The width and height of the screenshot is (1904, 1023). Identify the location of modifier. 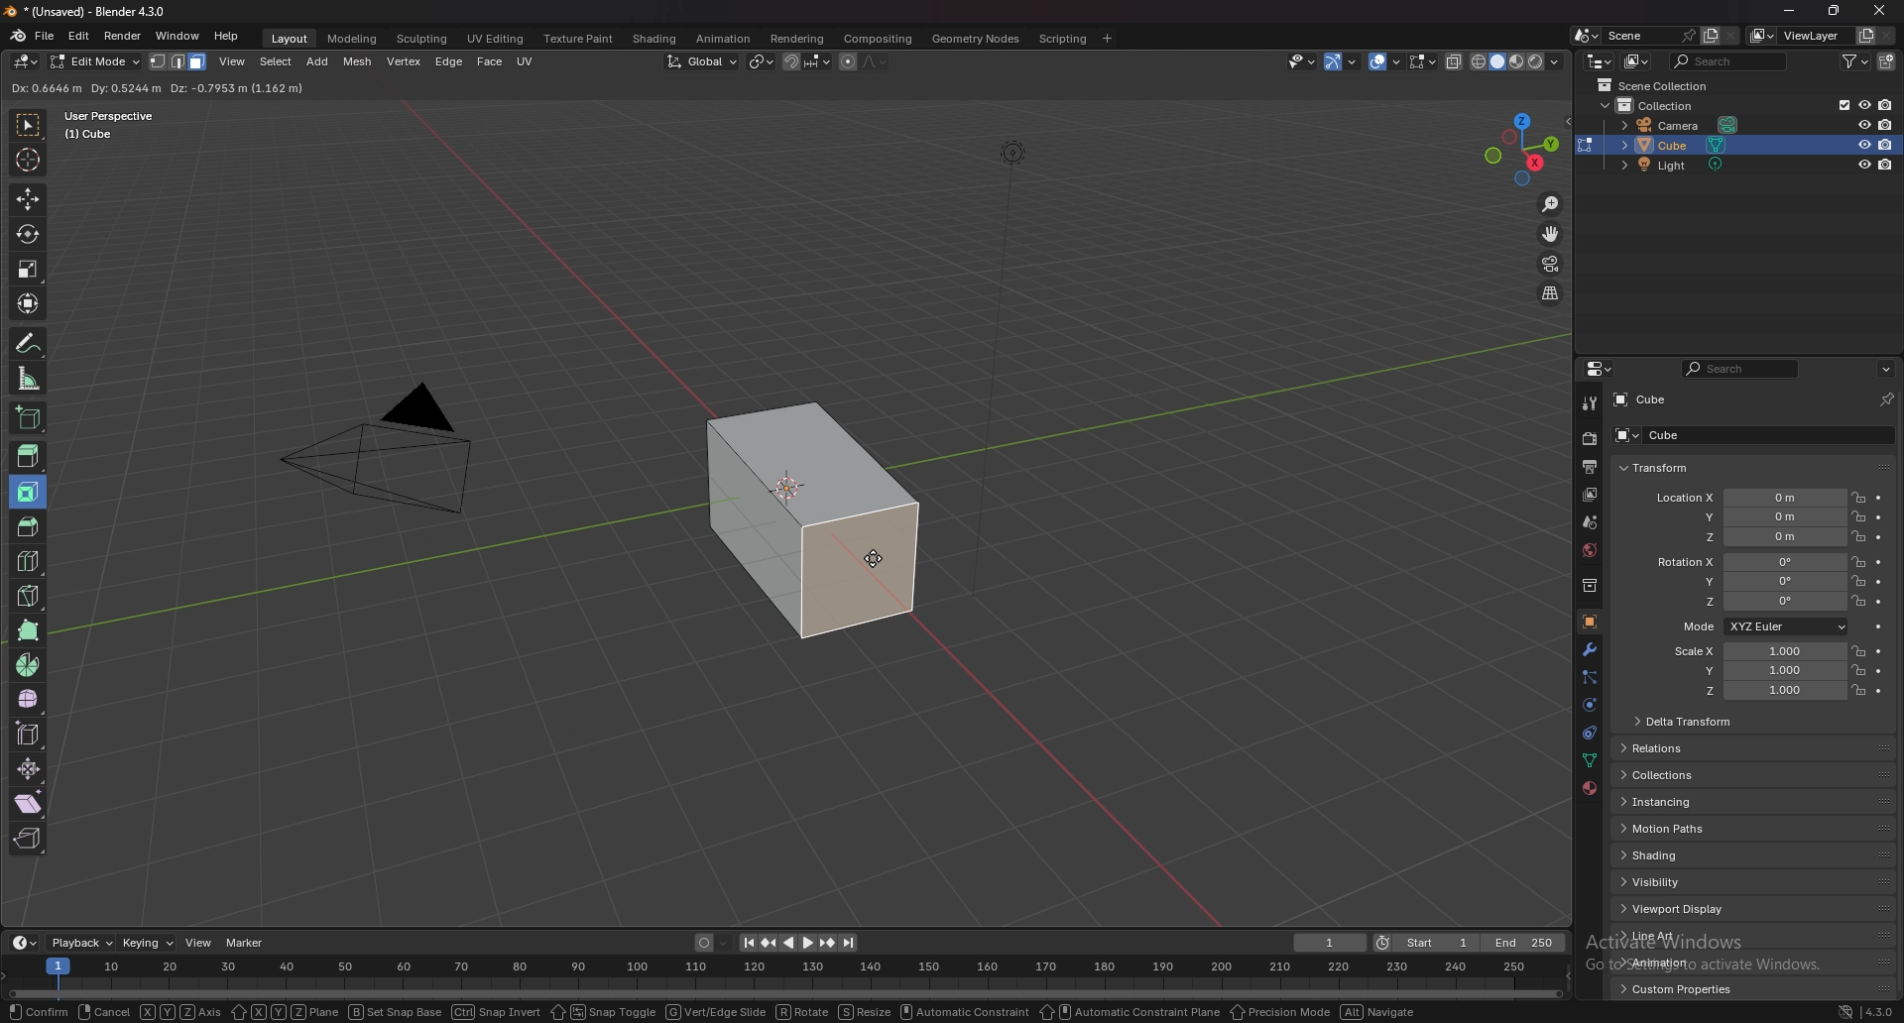
(1591, 649).